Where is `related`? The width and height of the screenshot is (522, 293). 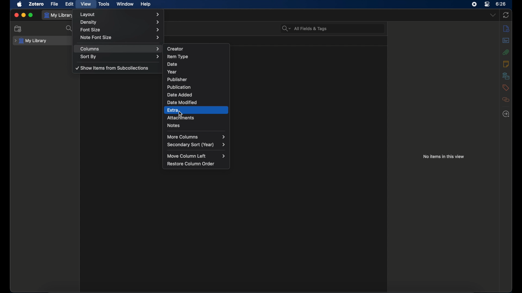 related is located at coordinates (506, 99).